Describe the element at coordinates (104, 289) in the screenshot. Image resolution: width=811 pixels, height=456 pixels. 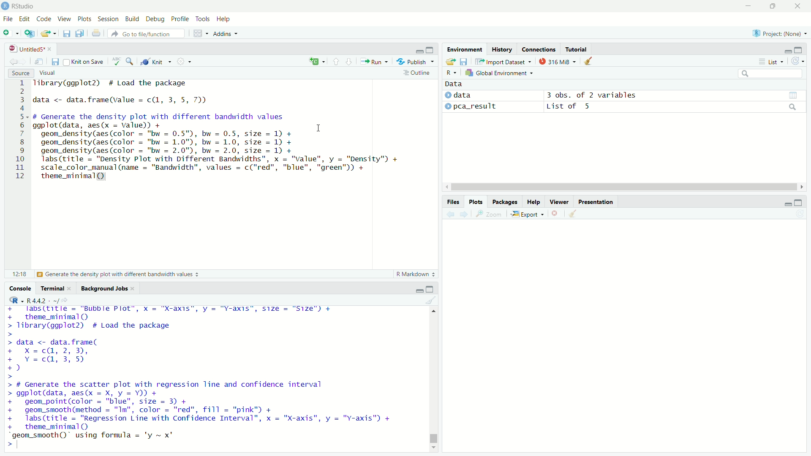
I see `Background Jobs` at that location.